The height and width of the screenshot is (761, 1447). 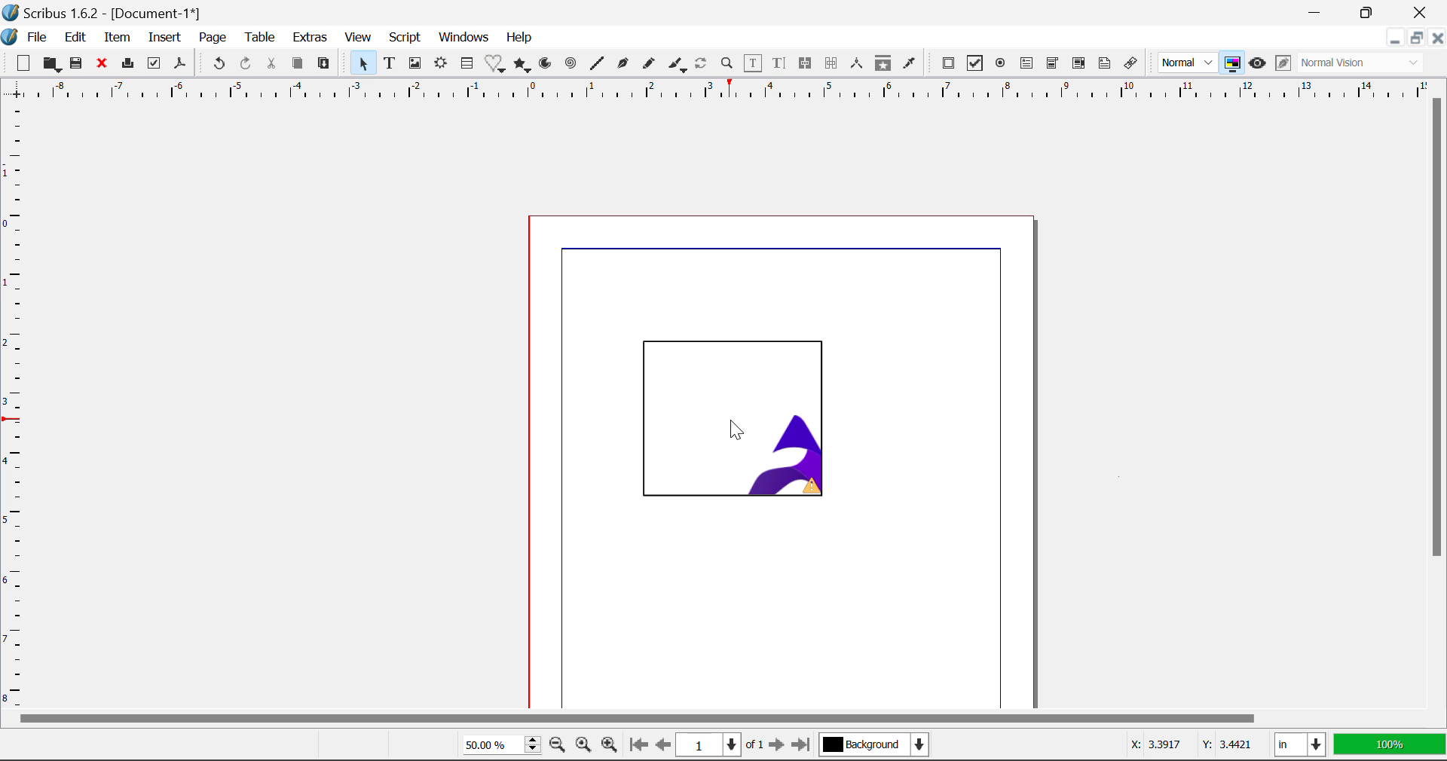 What do you see at coordinates (127, 63) in the screenshot?
I see `Print` at bounding box center [127, 63].